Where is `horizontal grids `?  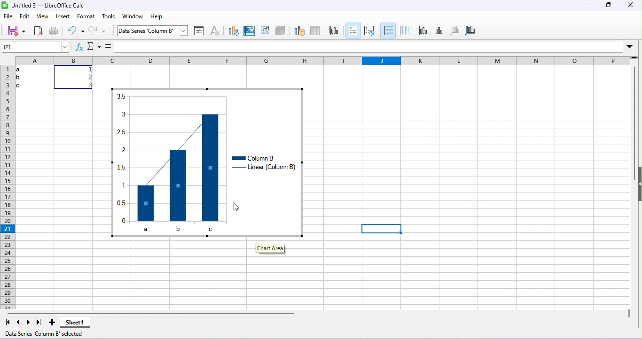
horizontal grids  is located at coordinates (388, 31).